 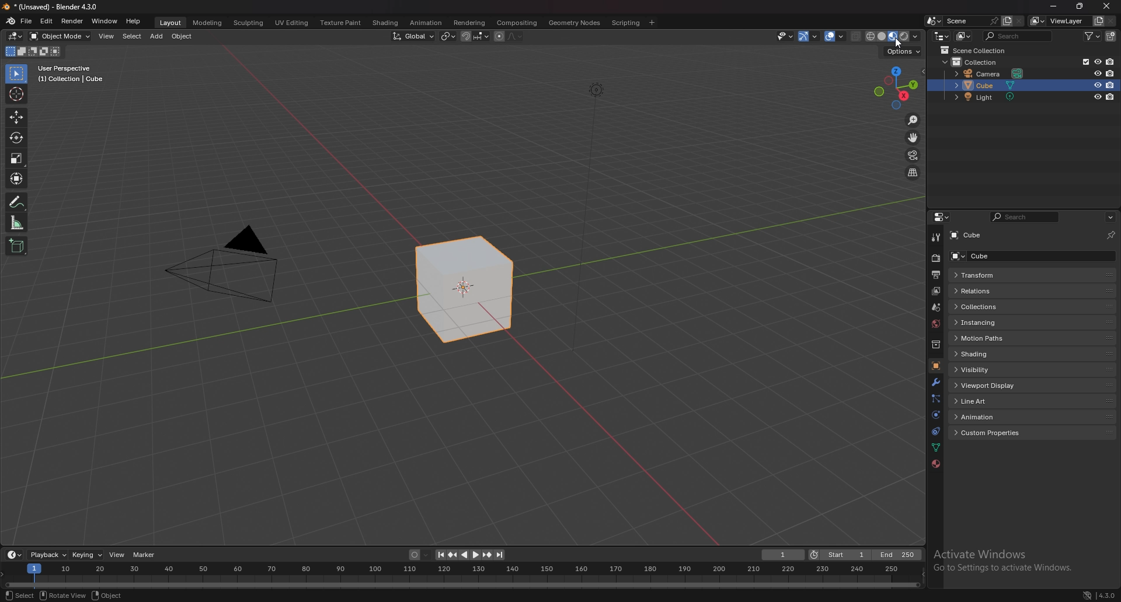 I want to click on instancing, so click(x=1009, y=323).